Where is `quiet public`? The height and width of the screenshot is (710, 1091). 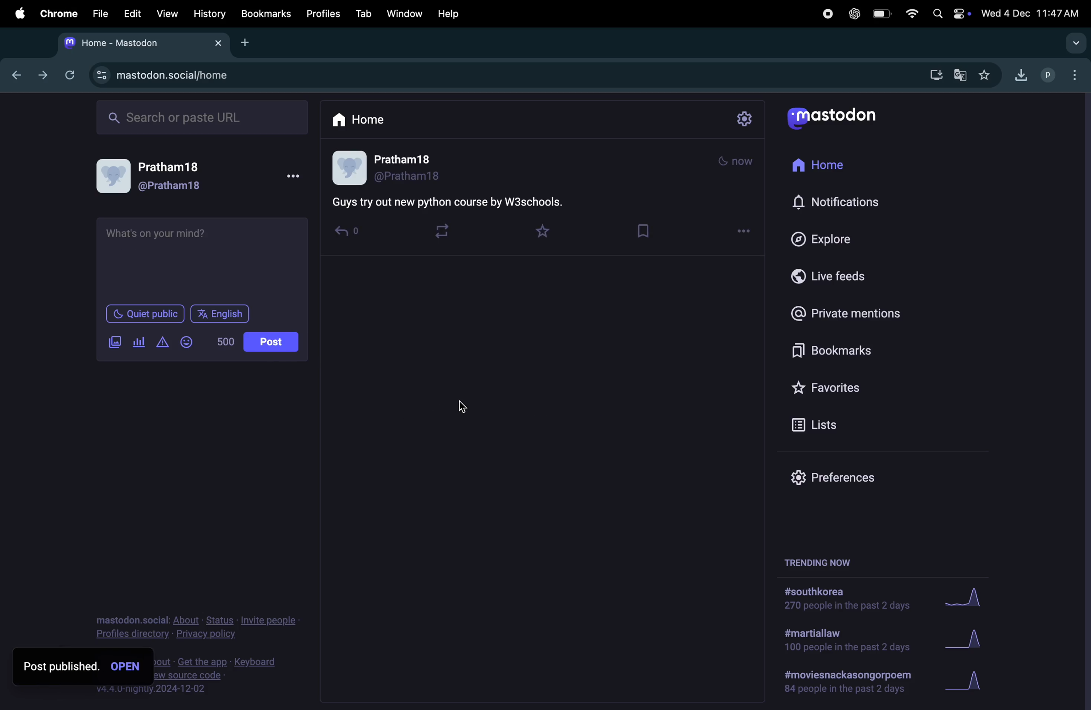
quiet public is located at coordinates (144, 314).